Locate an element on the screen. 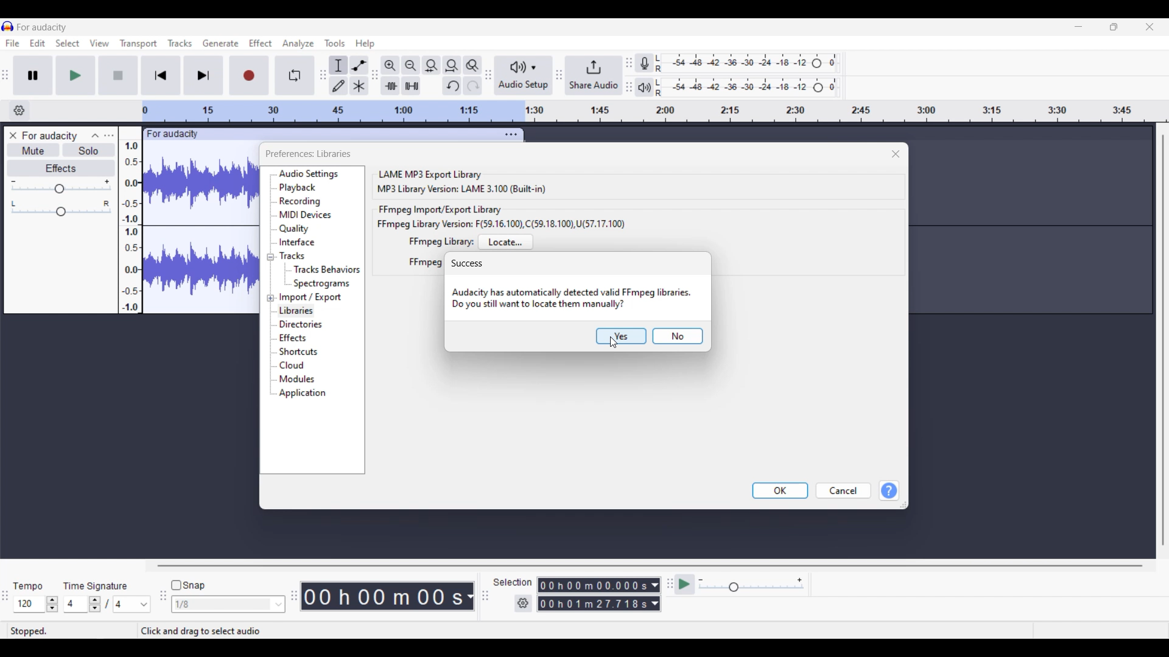 The width and height of the screenshot is (1169, 657). FFmpeg library is located at coordinates (441, 242).